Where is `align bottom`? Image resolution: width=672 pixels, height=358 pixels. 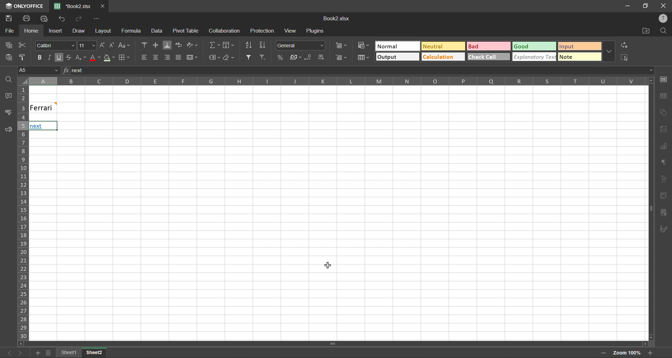
align bottom is located at coordinates (167, 45).